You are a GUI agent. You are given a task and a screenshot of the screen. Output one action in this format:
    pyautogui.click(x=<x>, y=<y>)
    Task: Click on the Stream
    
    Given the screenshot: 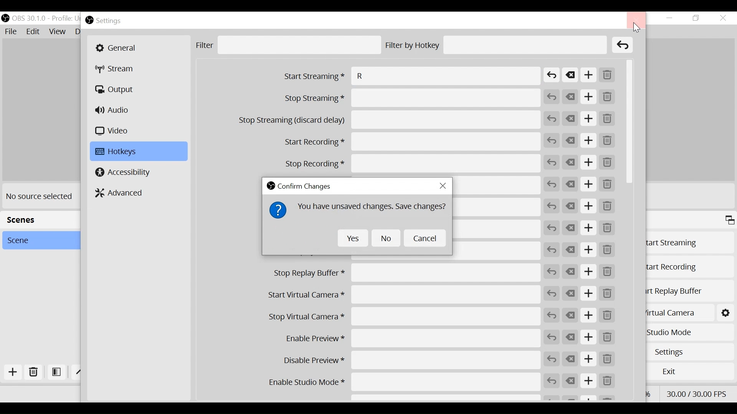 What is the action you would take?
    pyautogui.click(x=117, y=69)
    